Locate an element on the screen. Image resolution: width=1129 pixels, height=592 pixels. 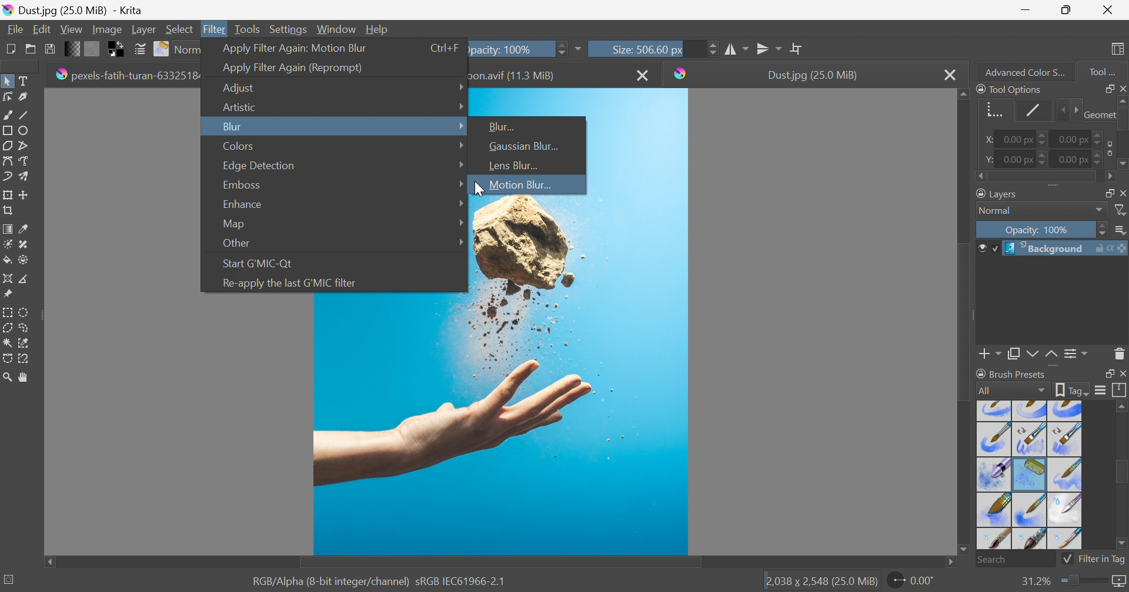
Swap foreground and background color is located at coordinates (118, 49).